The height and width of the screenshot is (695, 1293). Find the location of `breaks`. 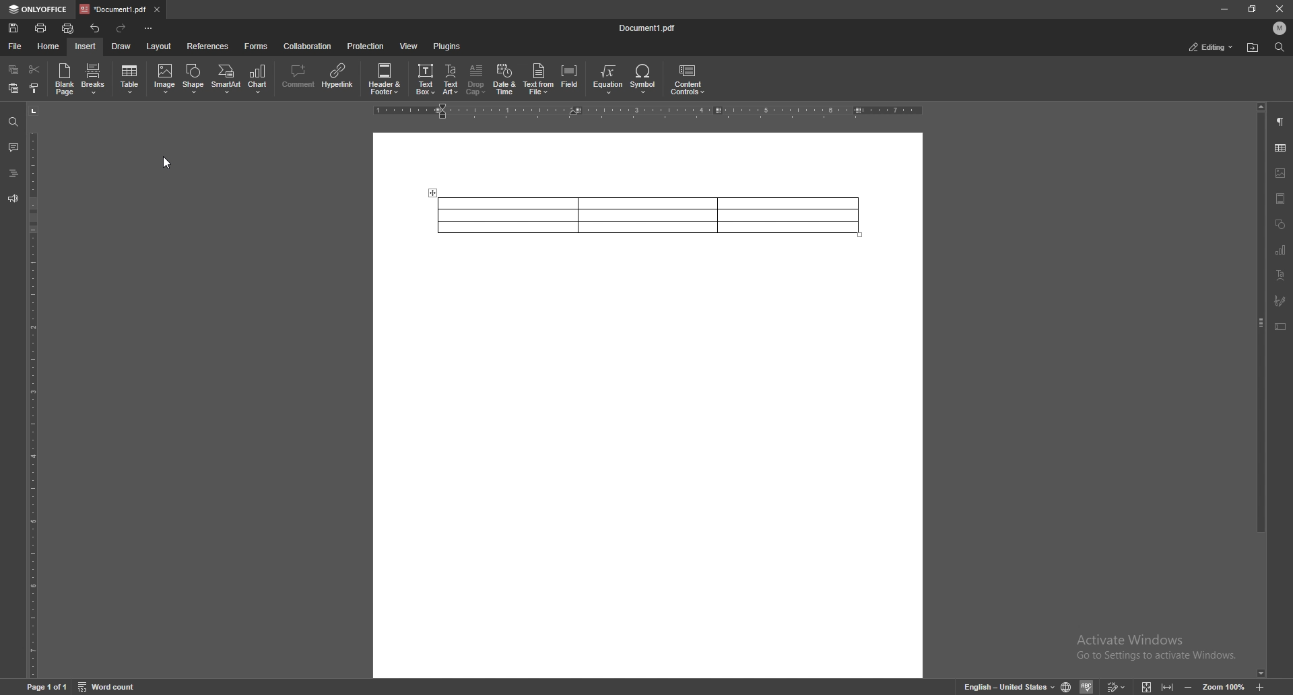

breaks is located at coordinates (95, 78).